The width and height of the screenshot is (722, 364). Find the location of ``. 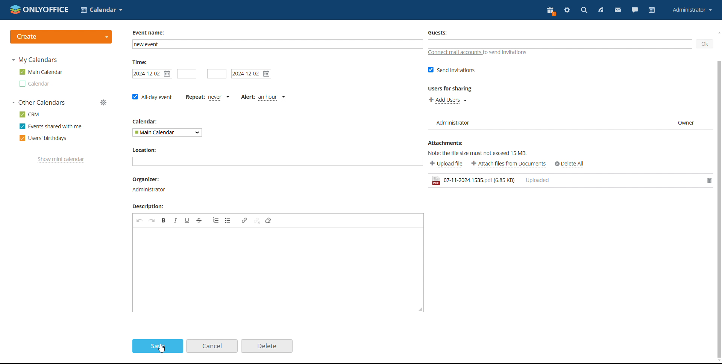

 is located at coordinates (717, 360).